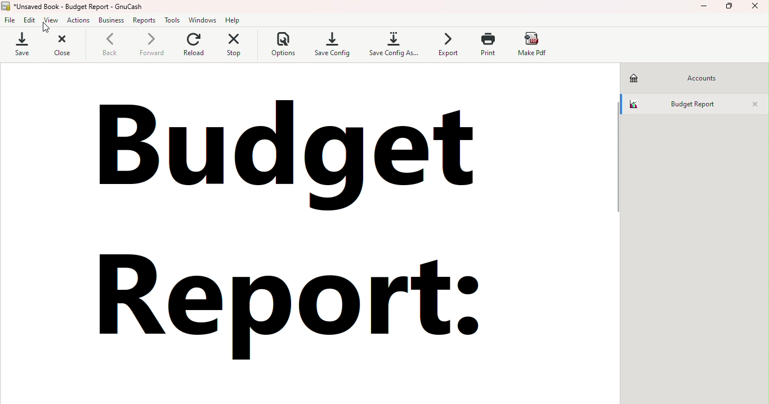 This screenshot has height=404, width=769. What do you see at coordinates (280, 230) in the screenshot?
I see `Budget report` at bounding box center [280, 230].